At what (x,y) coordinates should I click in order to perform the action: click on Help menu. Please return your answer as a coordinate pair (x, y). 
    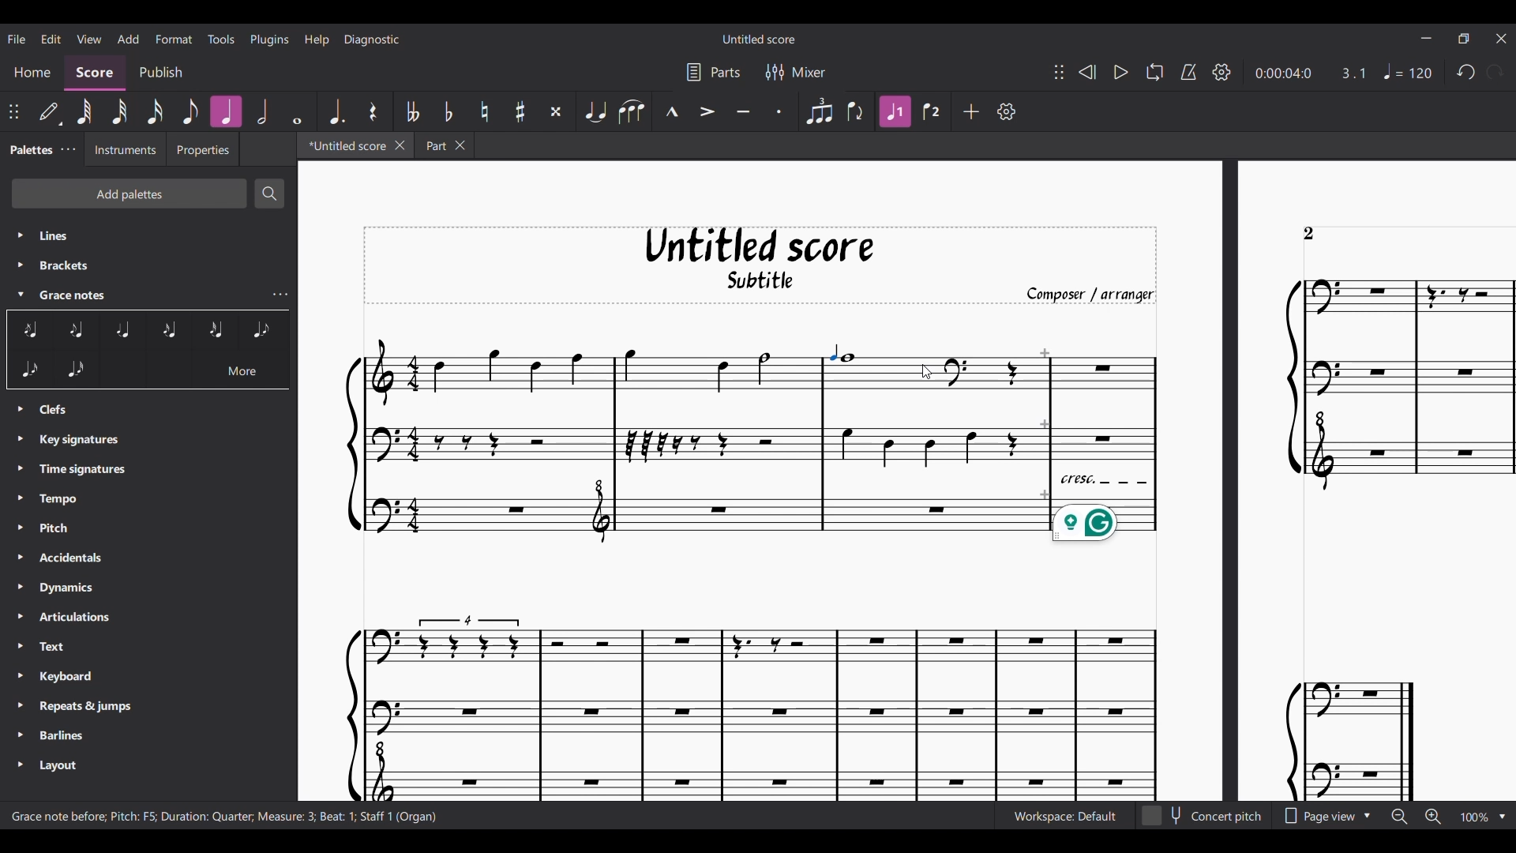
    Looking at the image, I should click on (317, 39).